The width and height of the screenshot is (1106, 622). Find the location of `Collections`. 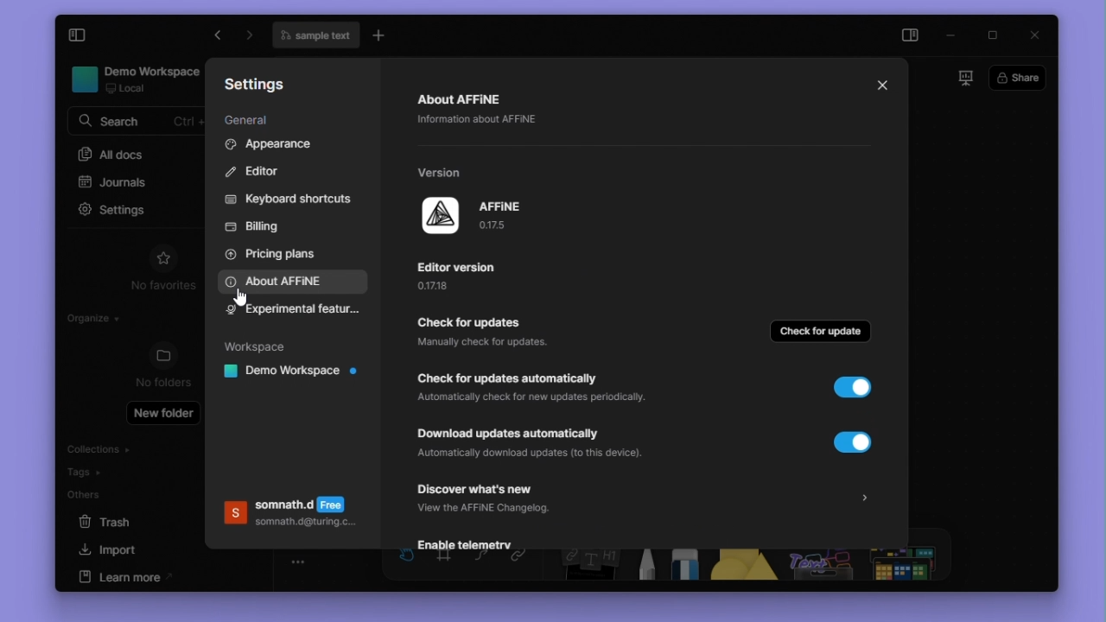

Collections is located at coordinates (123, 449).